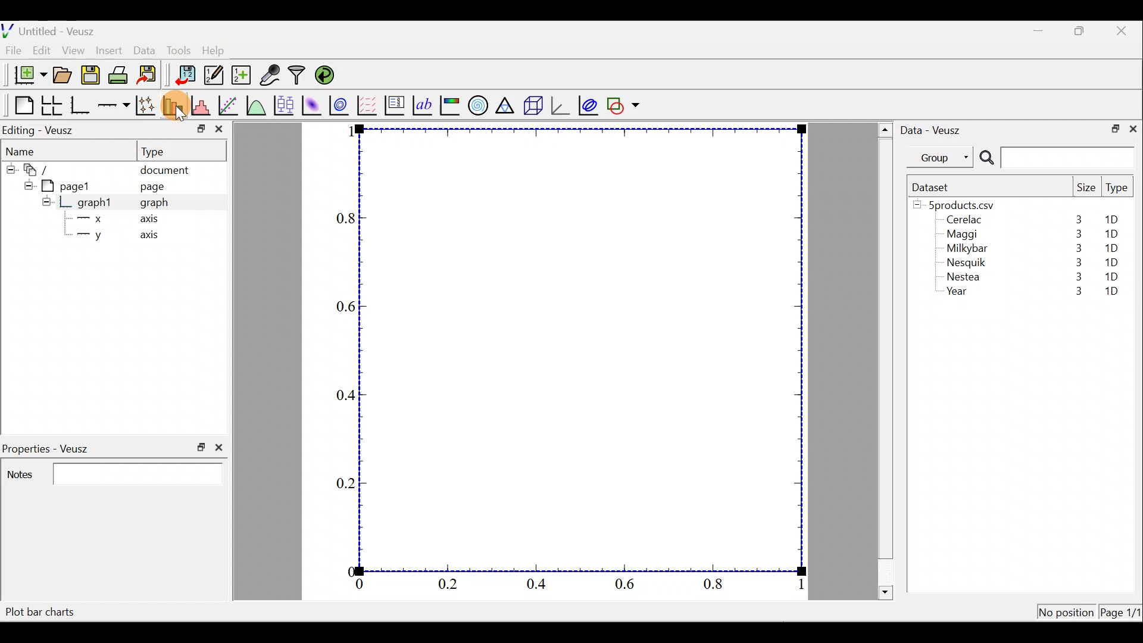  Describe the element at coordinates (1078, 219) in the screenshot. I see `3` at that location.